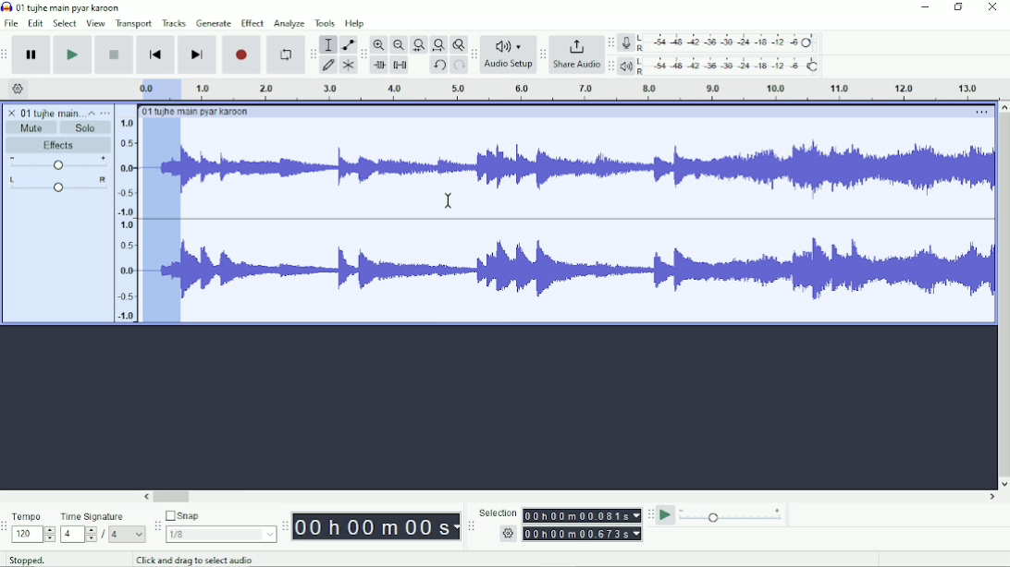  Describe the element at coordinates (959, 7) in the screenshot. I see `Restore down` at that location.